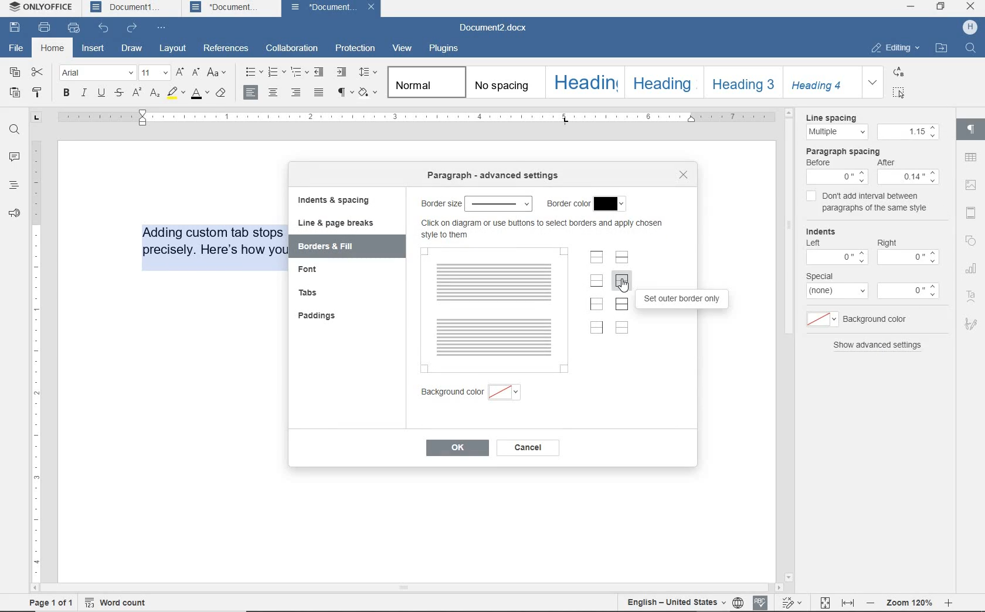 The image size is (985, 612). What do you see at coordinates (15, 72) in the screenshot?
I see `copy` at bounding box center [15, 72].